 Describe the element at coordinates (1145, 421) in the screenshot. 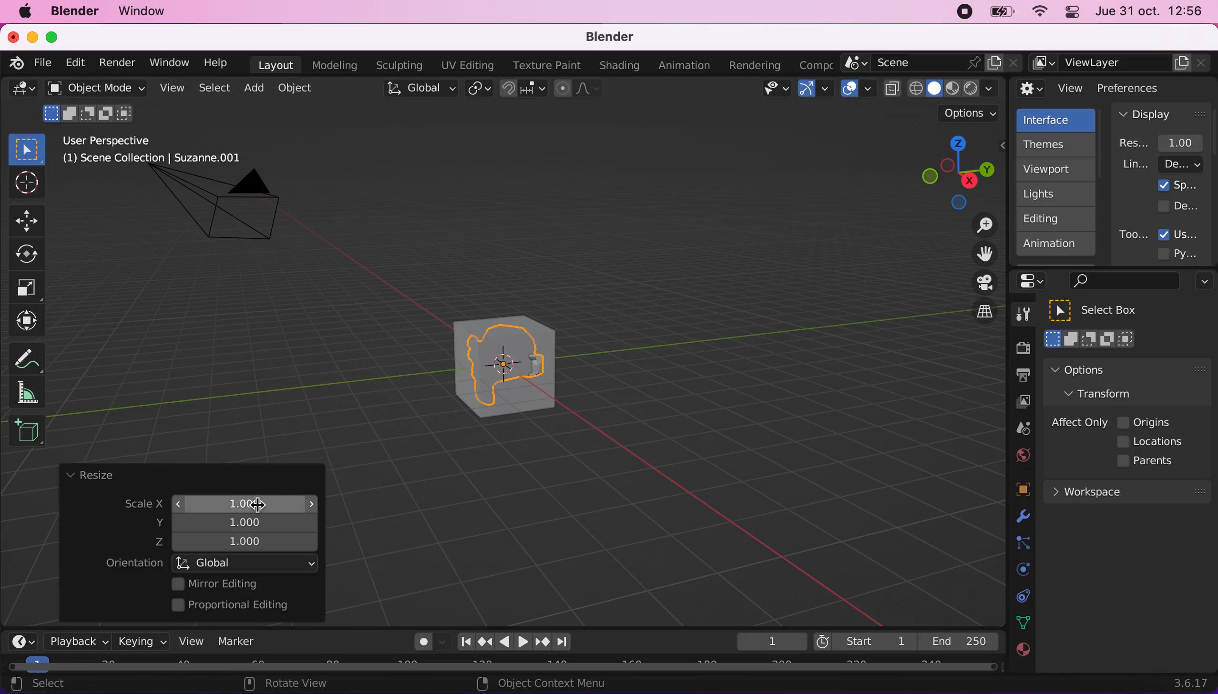

I see `origins` at that location.